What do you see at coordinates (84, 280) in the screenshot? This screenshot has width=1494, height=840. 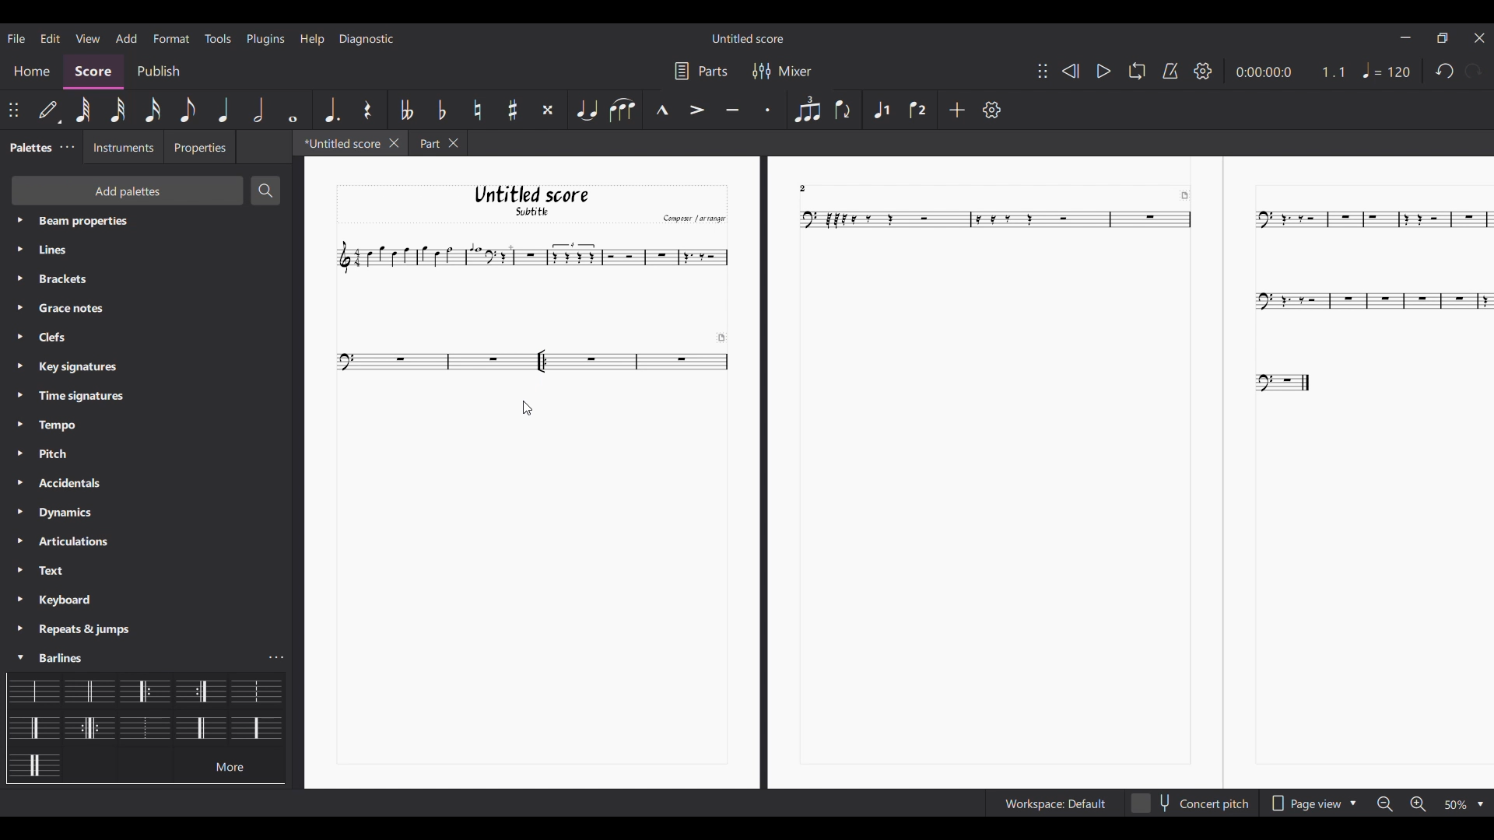 I see `Palette settings` at bounding box center [84, 280].